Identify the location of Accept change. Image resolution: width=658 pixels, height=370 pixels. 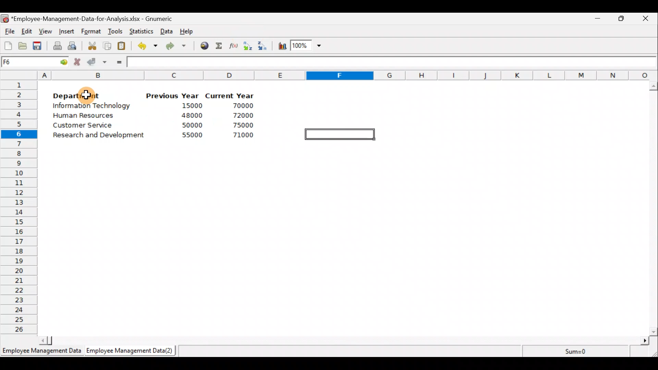
(97, 61).